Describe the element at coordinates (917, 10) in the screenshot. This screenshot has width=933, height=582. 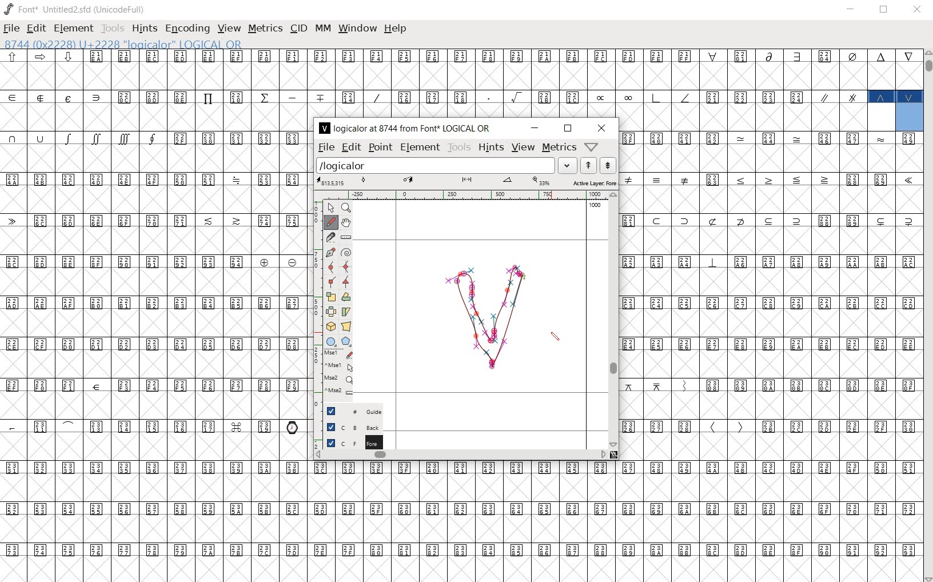
I see `close` at that location.